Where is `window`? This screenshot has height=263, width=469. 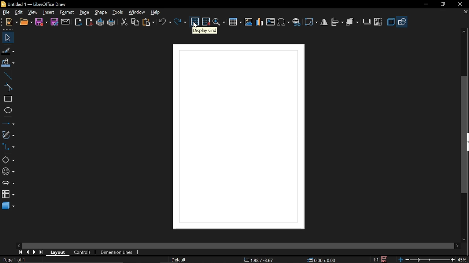 window is located at coordinates (137, 12).